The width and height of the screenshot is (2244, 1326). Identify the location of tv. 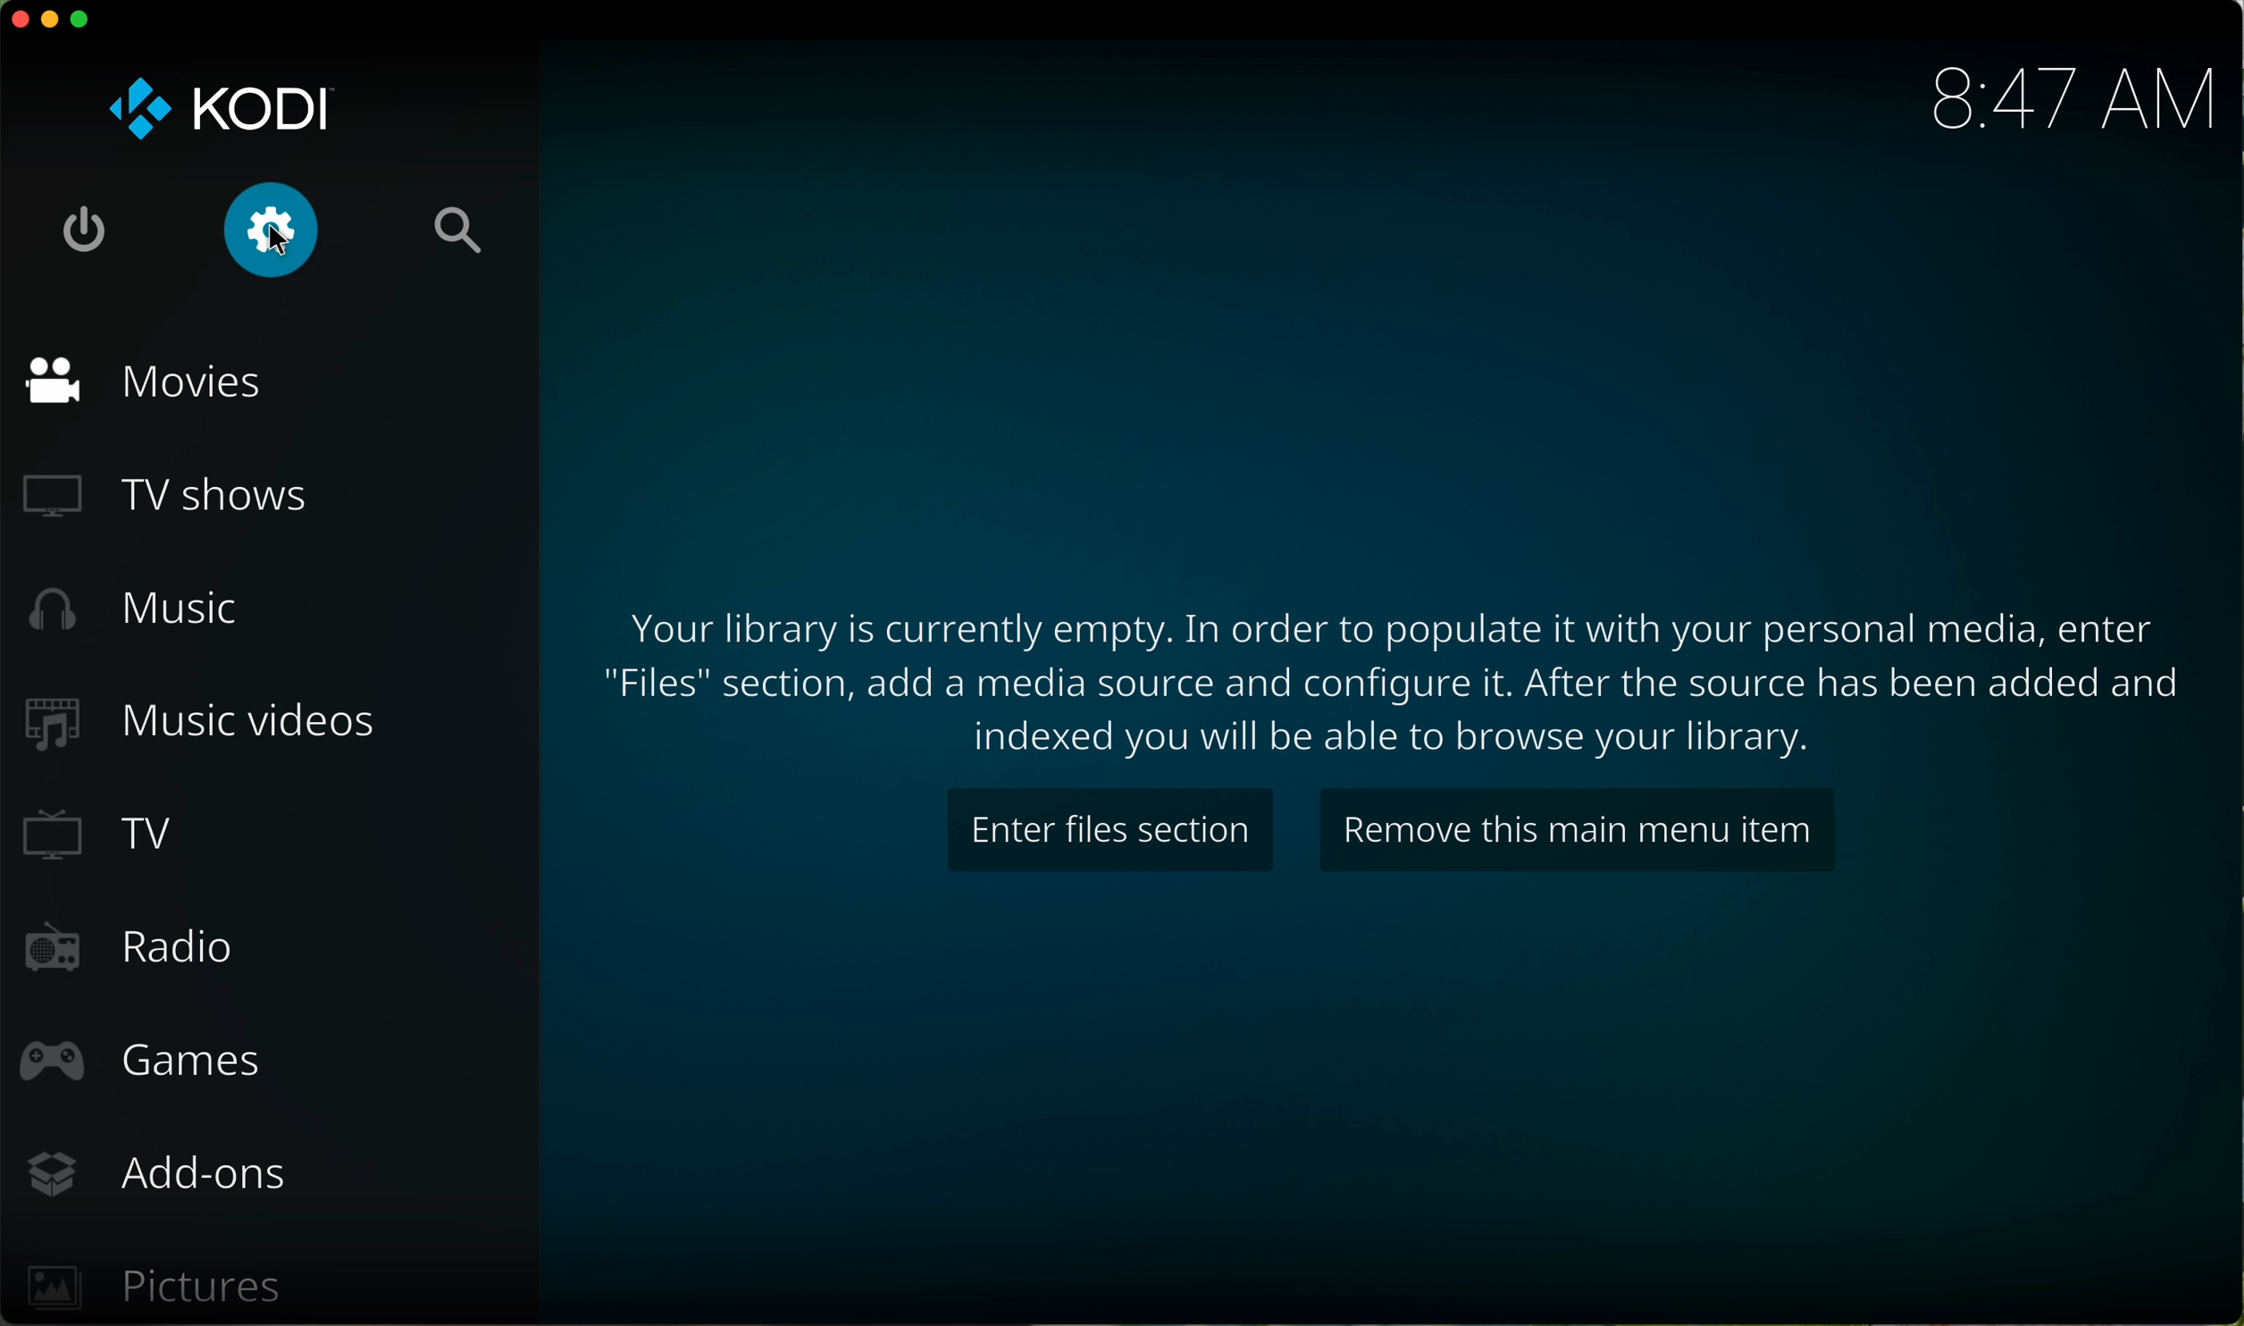
(109, 835).